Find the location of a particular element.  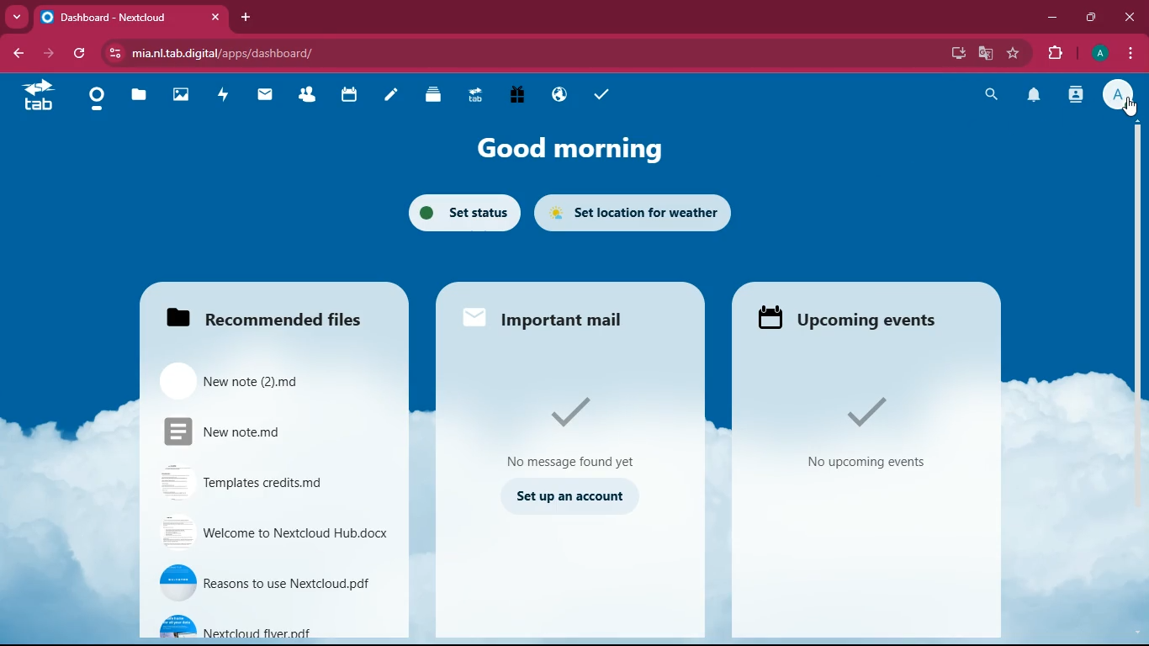

New note(2).md is located at coordinates (268, 379).